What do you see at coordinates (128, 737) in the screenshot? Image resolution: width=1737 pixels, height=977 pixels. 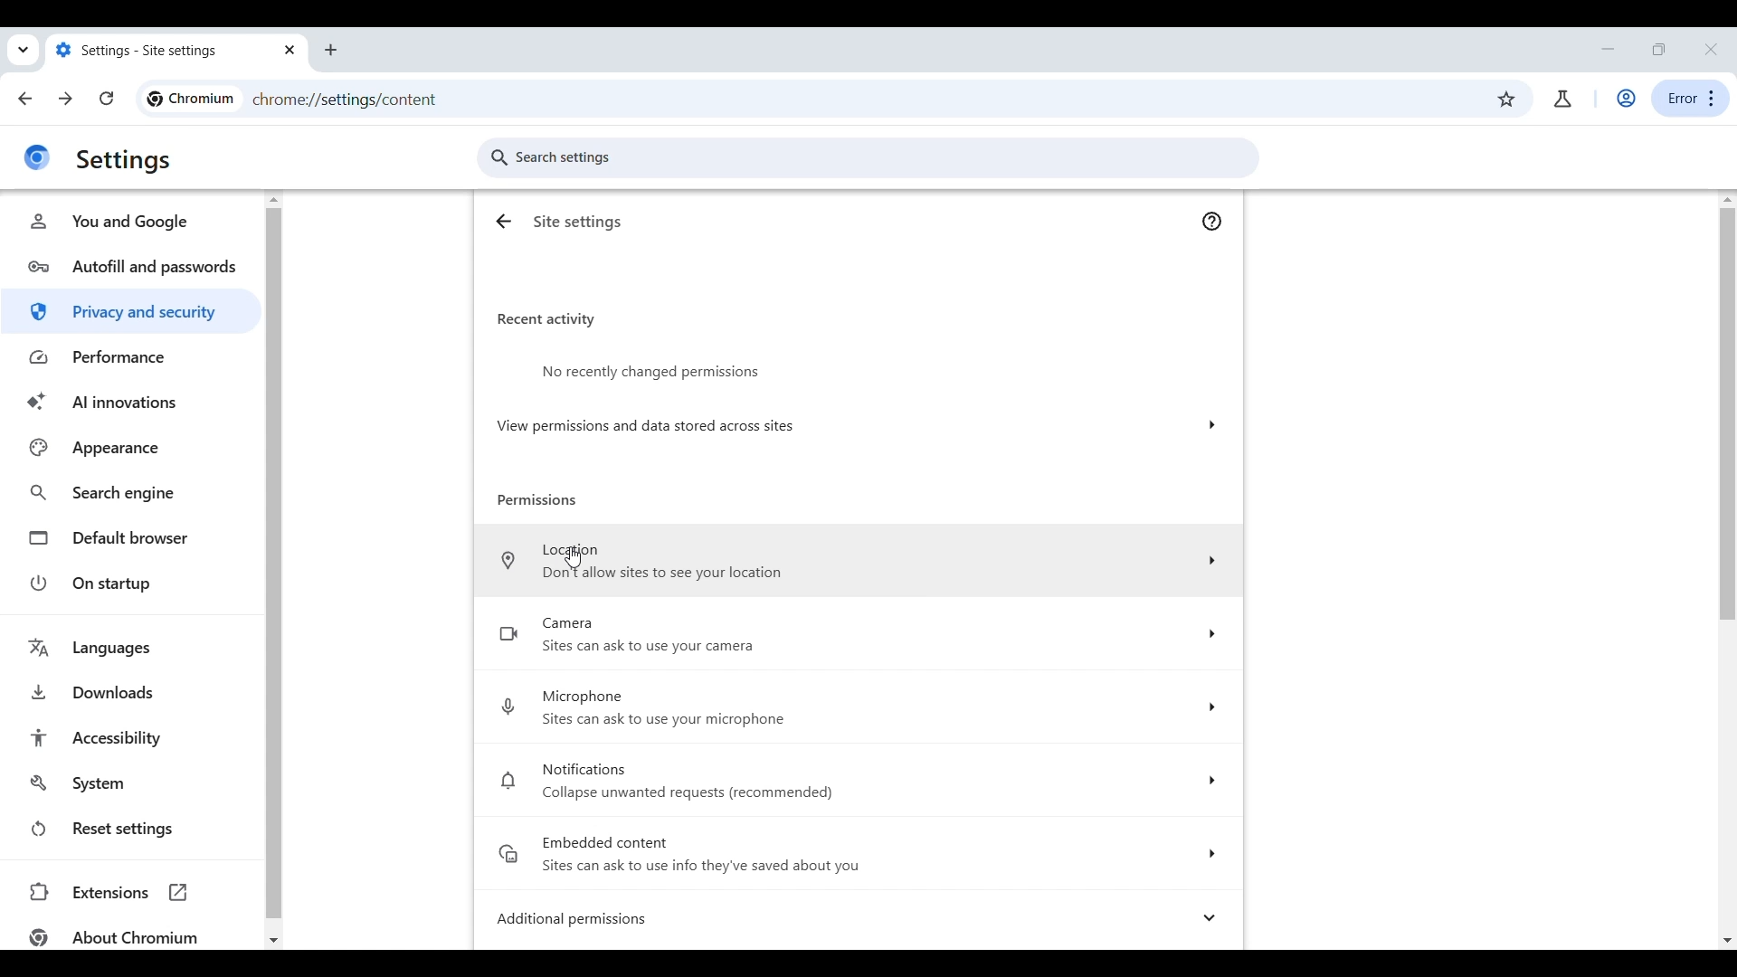 I see `Accessibility` at bounding box center [128, 737].